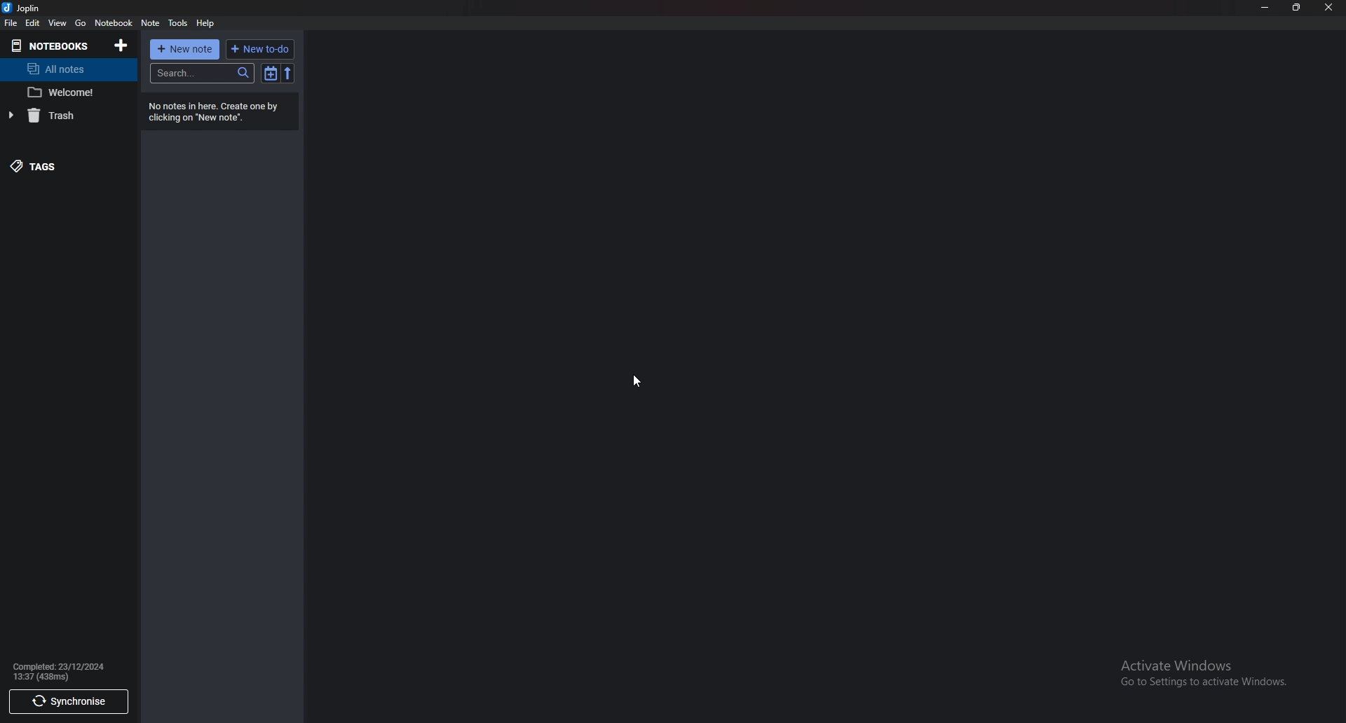  What do you see at coordinates (34, 24) in the screenshot?
I see `Edit` at bounding box center [34, 24].